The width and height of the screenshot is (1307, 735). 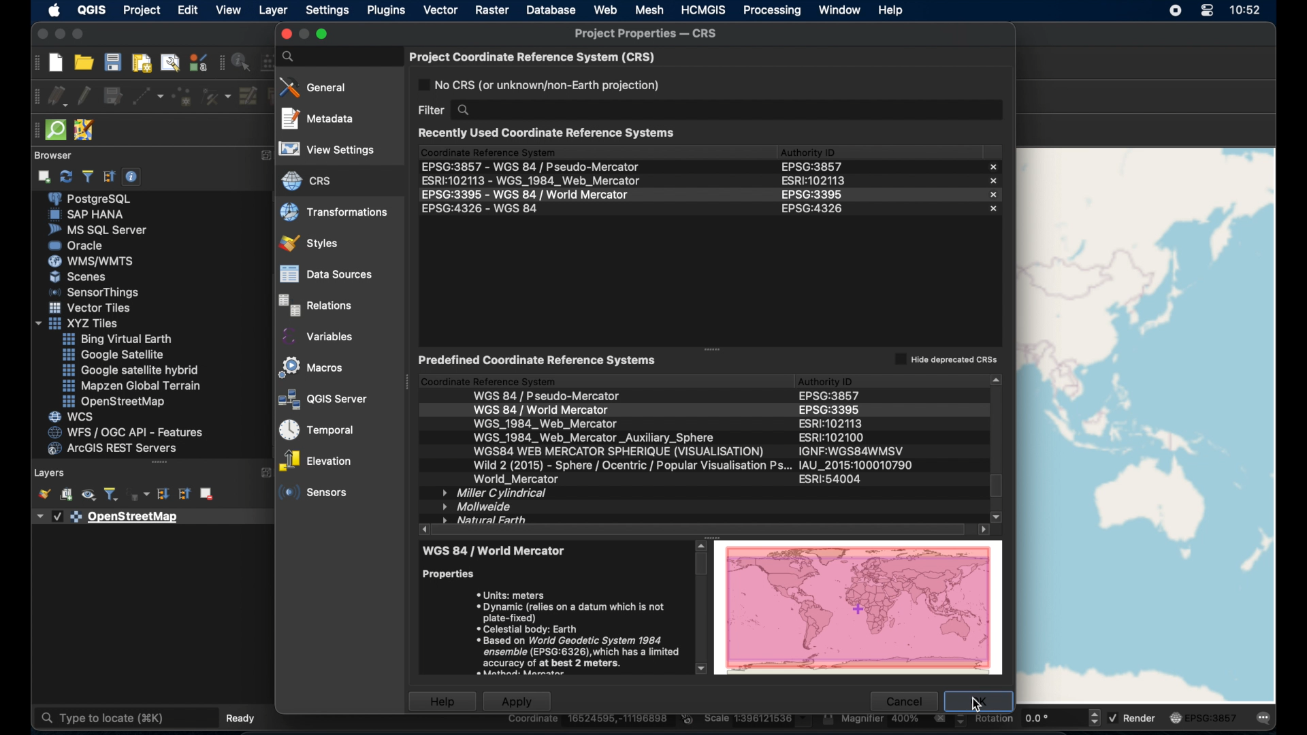 What do you see at coordinates (158, 463) in the screenshot?
I see `drag handle` at bounding box center [158, 463].